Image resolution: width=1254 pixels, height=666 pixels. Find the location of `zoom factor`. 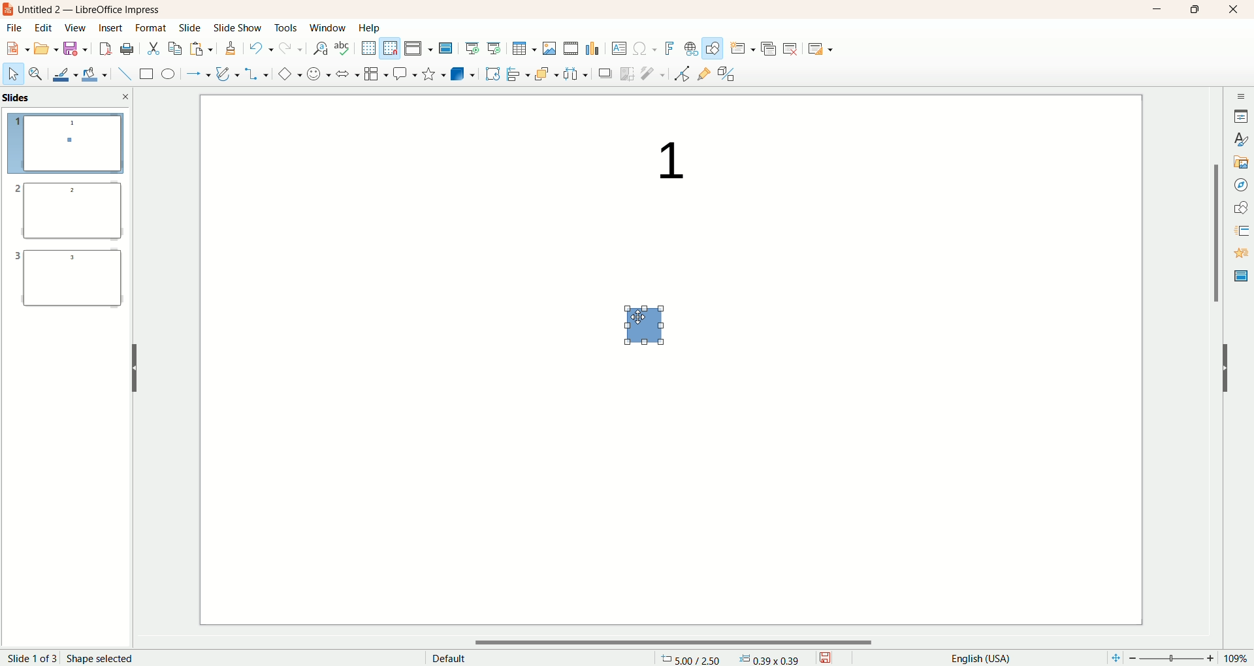

zoom factor is located at coordinates (1178, 658).